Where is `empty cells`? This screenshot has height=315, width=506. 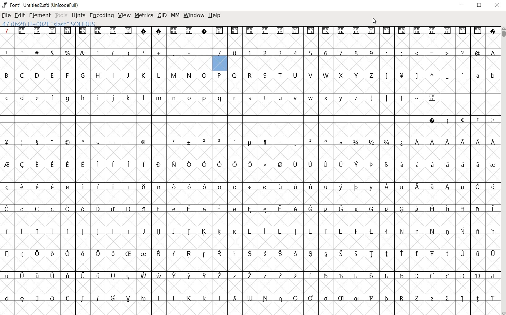
empty cells is located at coordinates (249, 153).